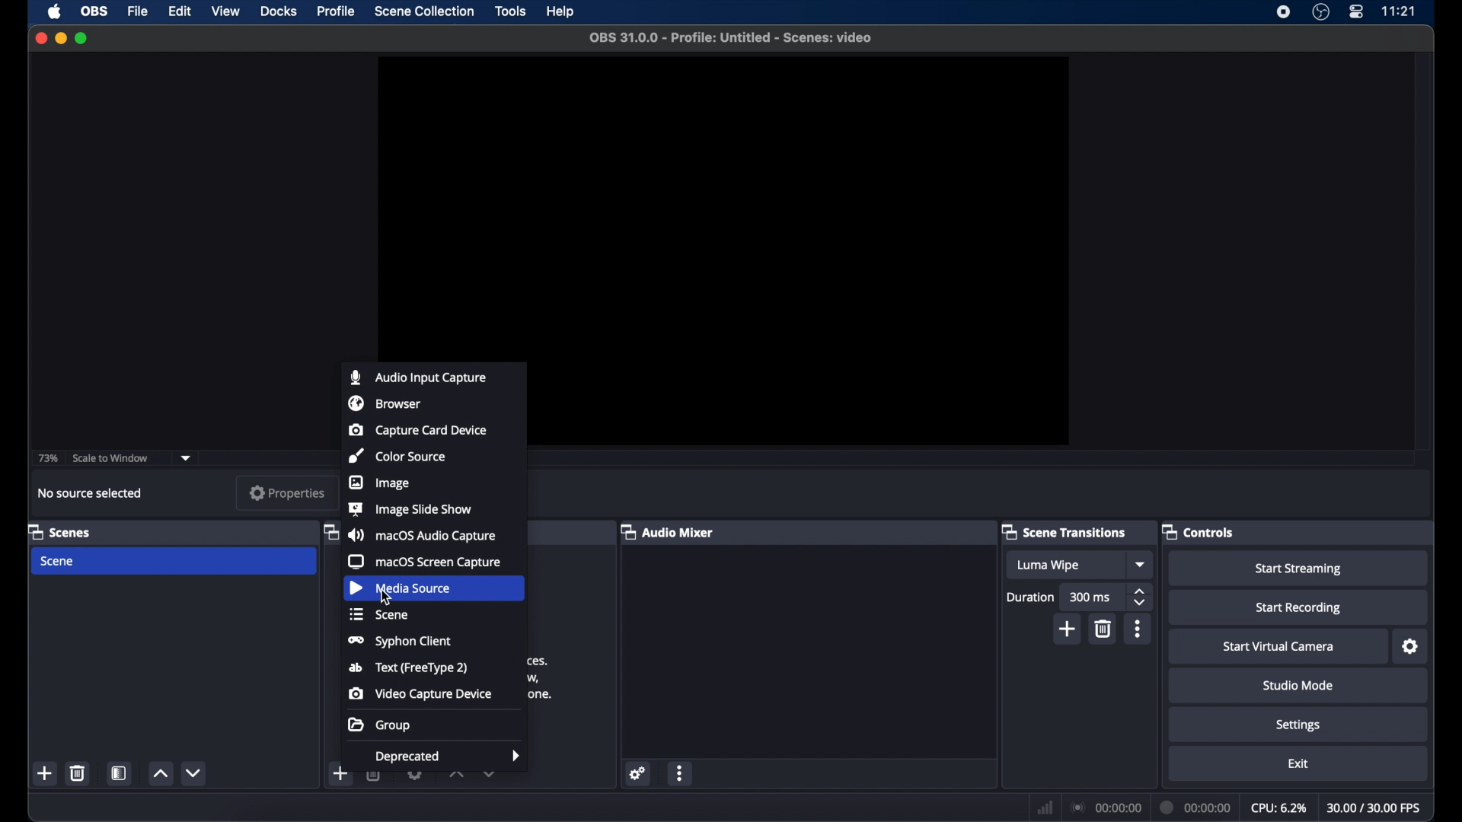 The image size is (1462, 822). Describe the element at coordinates (186, 458) in the screenshot. I see `dropdown` at that location.